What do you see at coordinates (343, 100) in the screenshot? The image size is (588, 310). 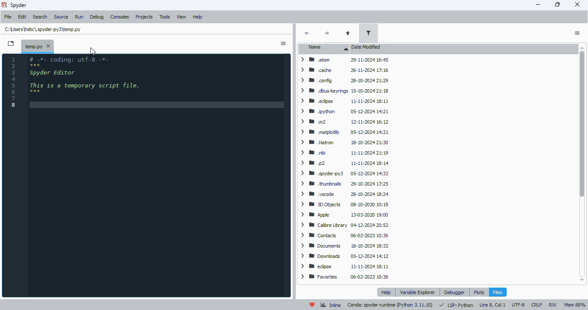 I see `> W .edipse 11-11-2024 18:11` at bounding box center [343, 100].